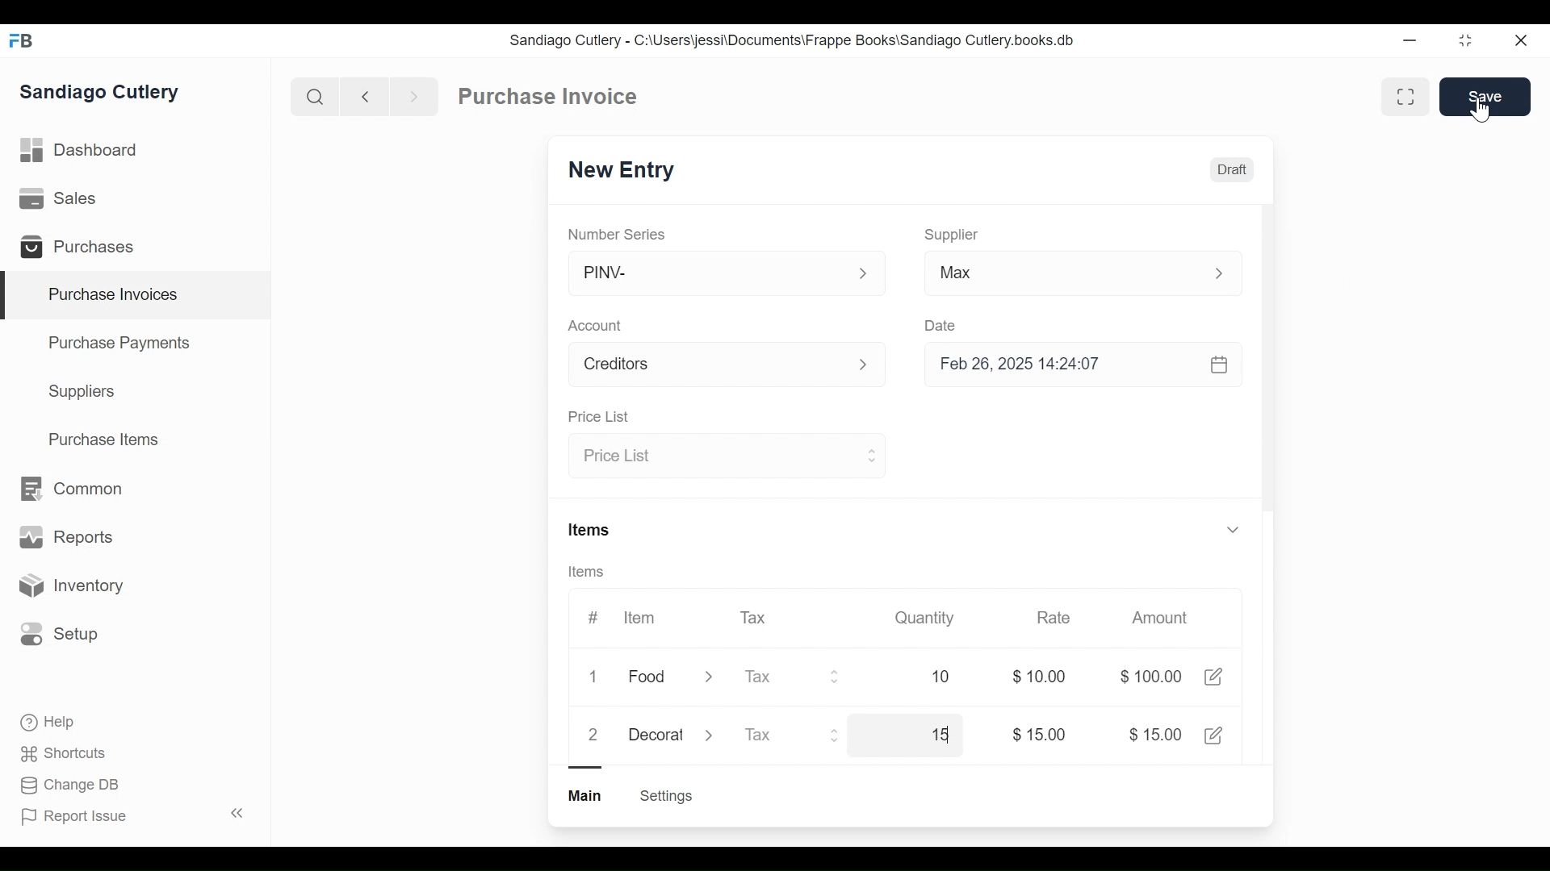  What do you see at coordinates (1464, 41) in the screenshot?
I see `restore` at bounding box center [1464, 41].